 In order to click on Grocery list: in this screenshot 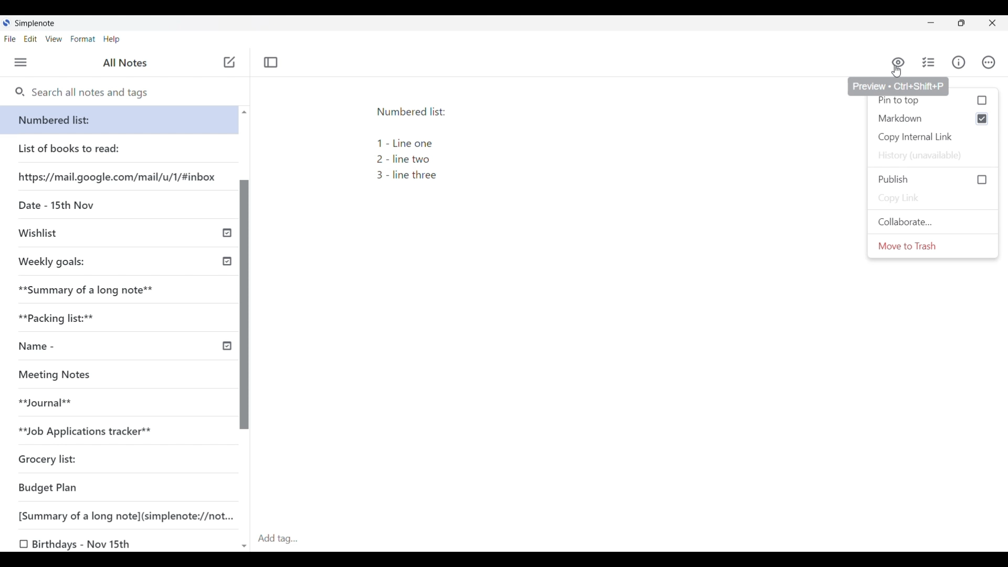, I will do `click(60, 462)`.